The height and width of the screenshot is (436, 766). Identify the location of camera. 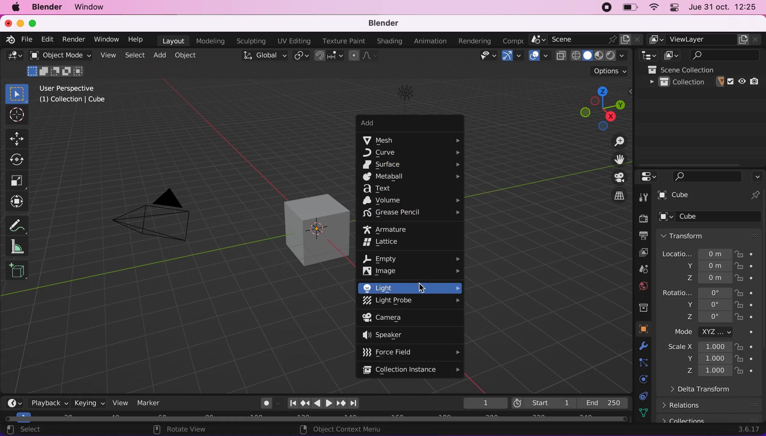
(160, 218).